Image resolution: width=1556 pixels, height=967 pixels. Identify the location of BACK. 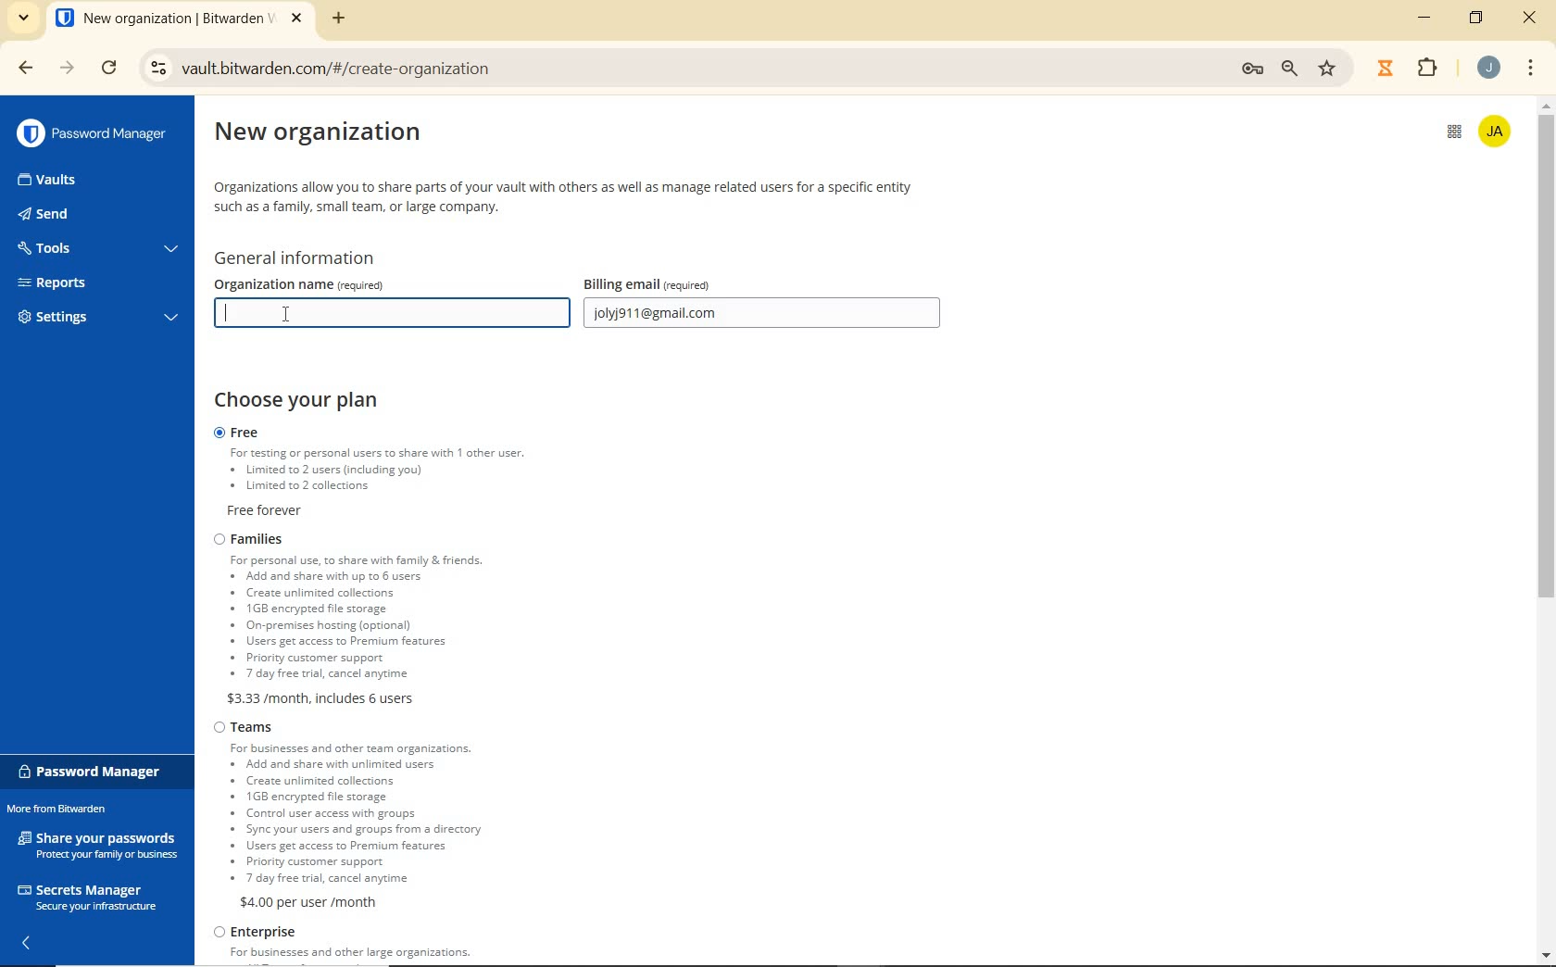
(17, 68).